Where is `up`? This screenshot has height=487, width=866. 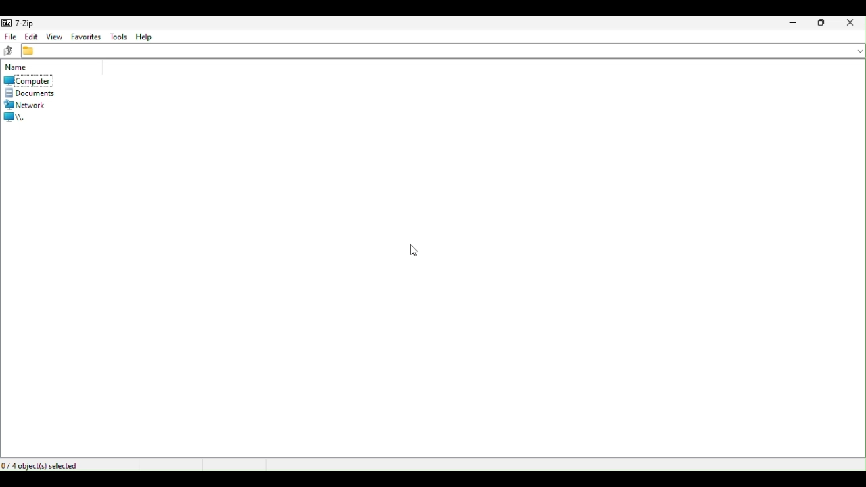 up is located at coordinates (9, 51).